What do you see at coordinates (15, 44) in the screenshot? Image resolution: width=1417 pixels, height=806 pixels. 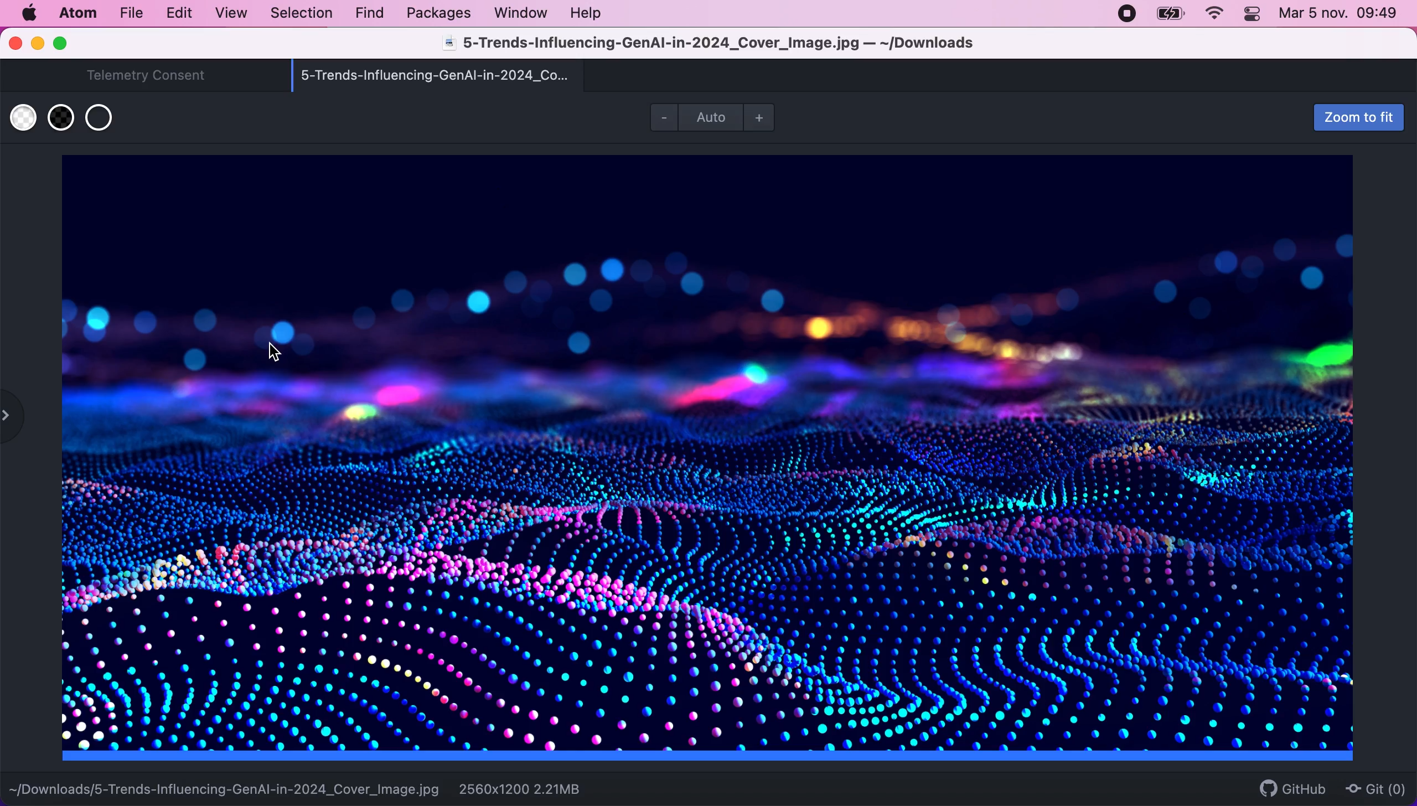 I see `close` at bounding box center [15, 44].